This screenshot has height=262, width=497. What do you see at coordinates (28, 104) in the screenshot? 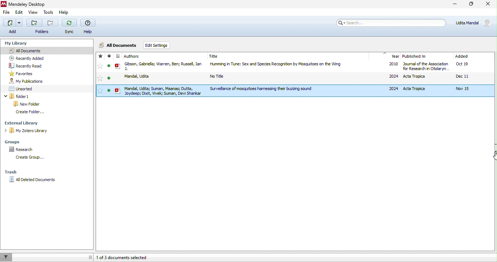
I see `new folder` at bounding box center [28, 104].